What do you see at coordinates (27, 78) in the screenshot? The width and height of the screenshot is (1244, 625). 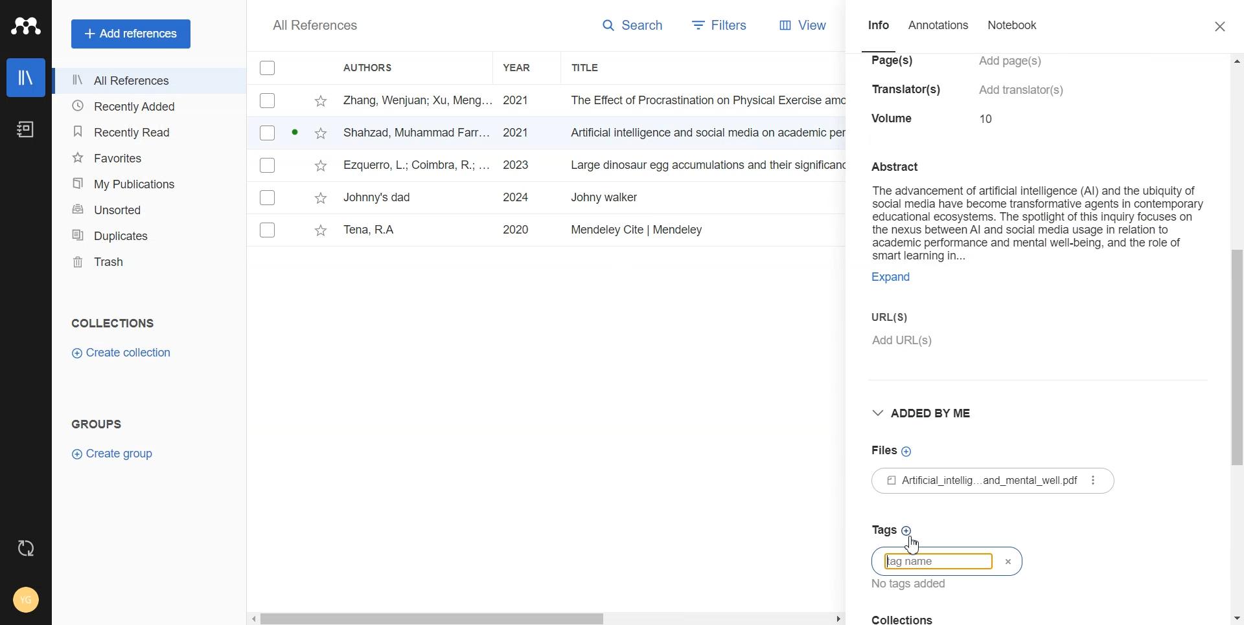 I see `Library` at bounding box center [27, 78].